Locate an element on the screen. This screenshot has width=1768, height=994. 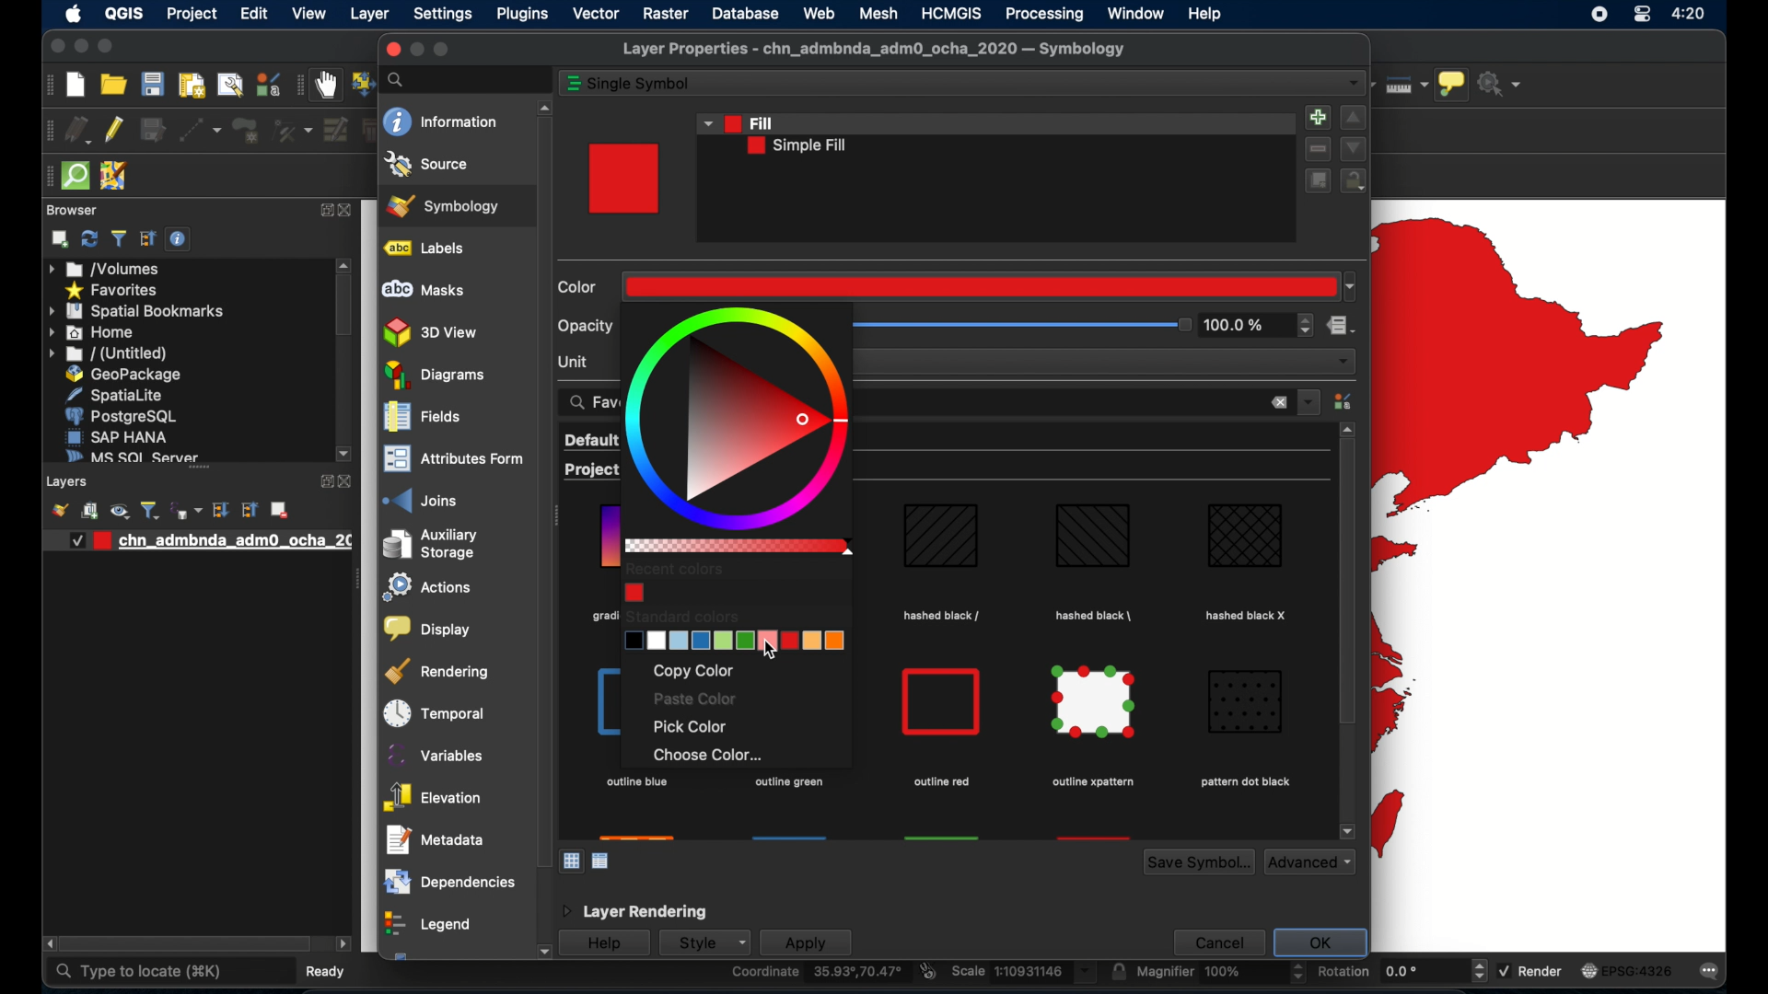
default is located at coordinates (591, 440).